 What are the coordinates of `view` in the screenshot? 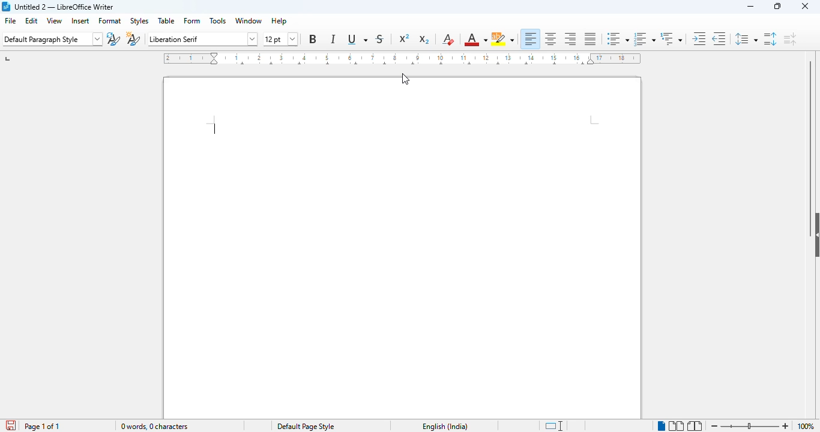 It's located at (54, 20).